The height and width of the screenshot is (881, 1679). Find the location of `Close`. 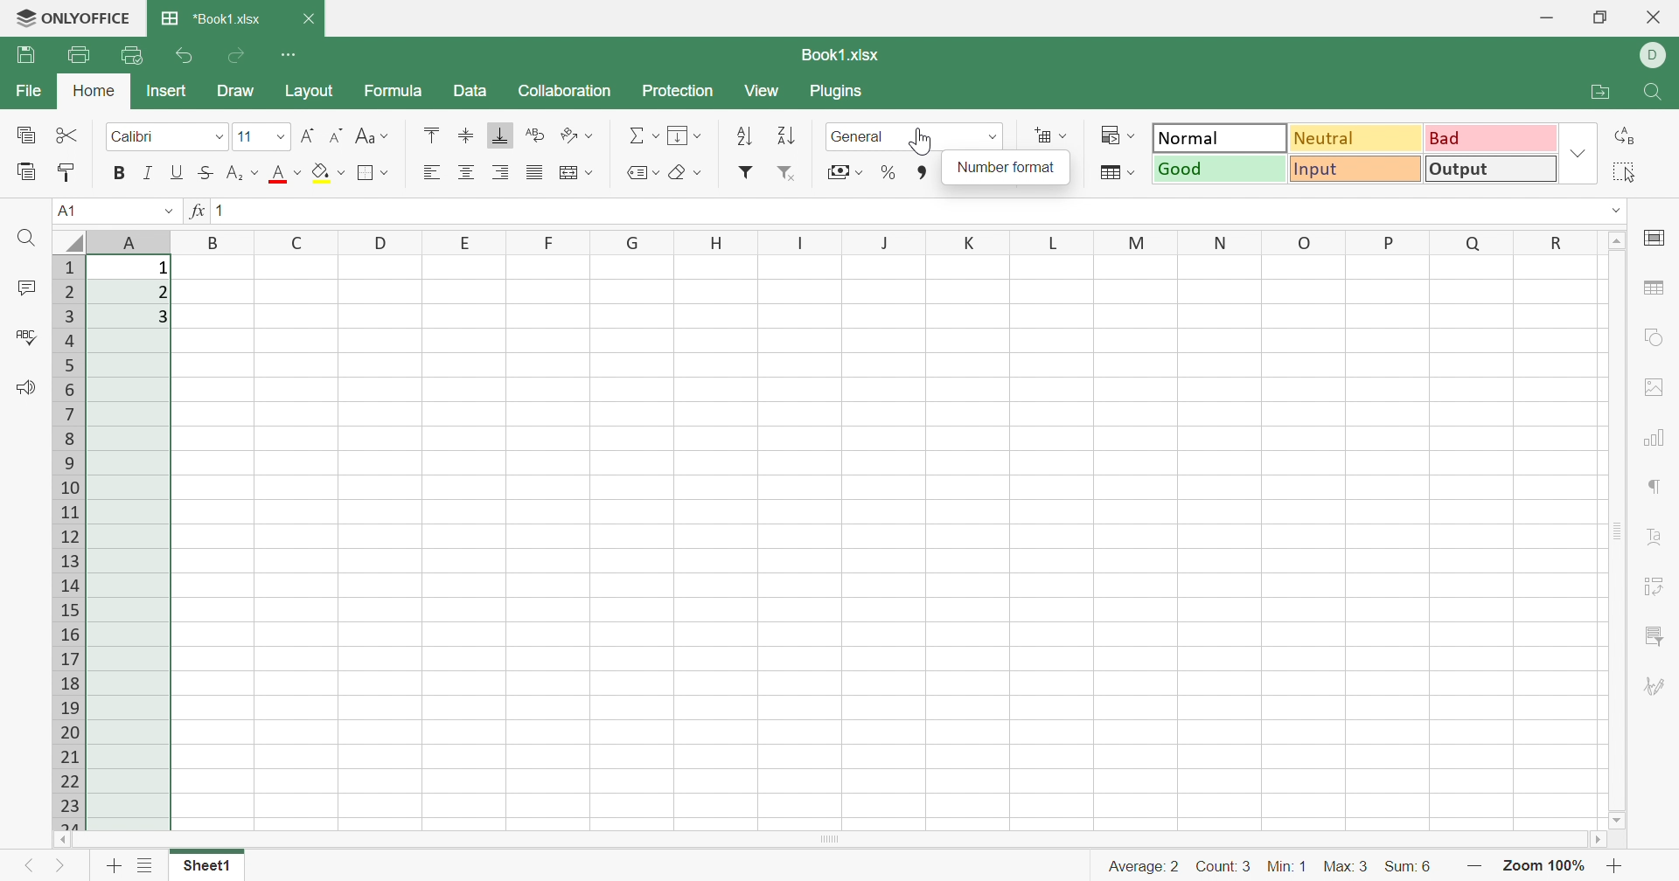

Close is located at coordinates (1655, 17).